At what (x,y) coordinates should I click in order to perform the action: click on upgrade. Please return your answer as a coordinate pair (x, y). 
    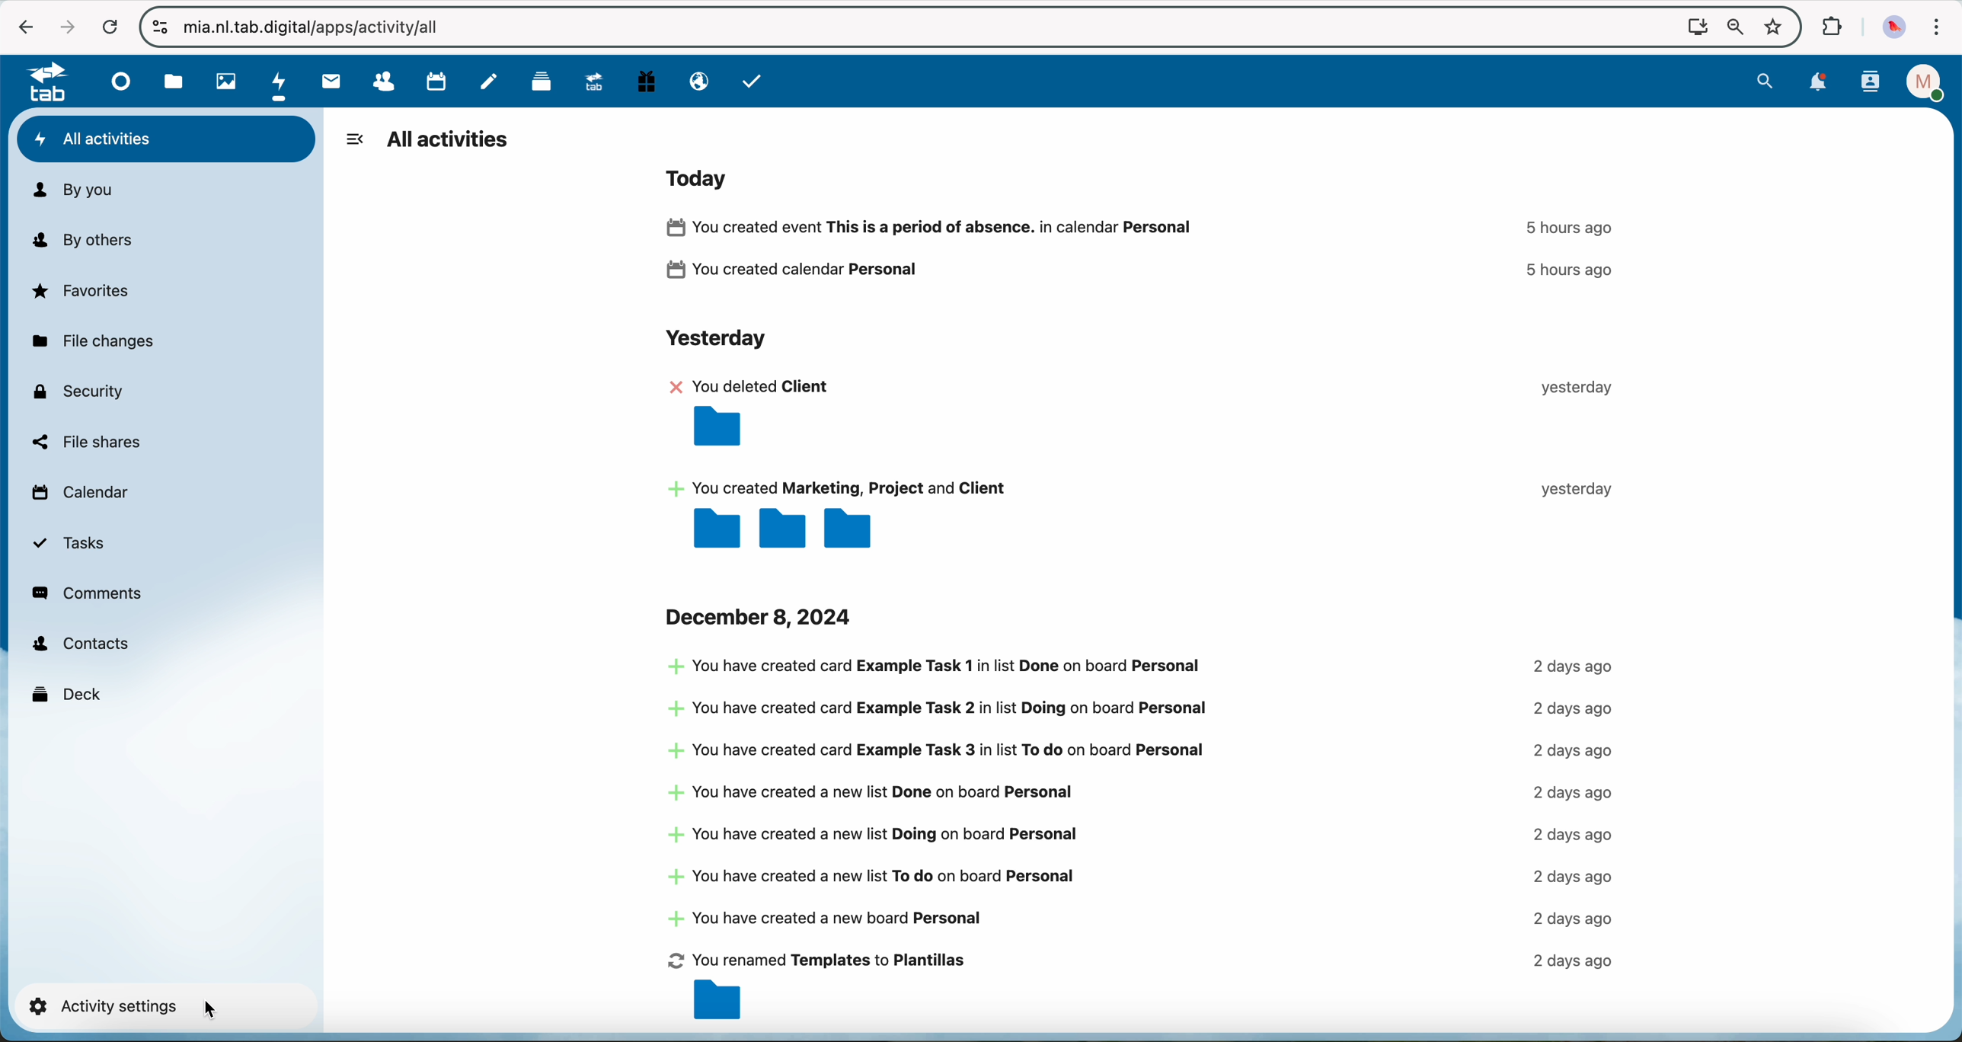
    Looking at the image, I should click on (590, 80).